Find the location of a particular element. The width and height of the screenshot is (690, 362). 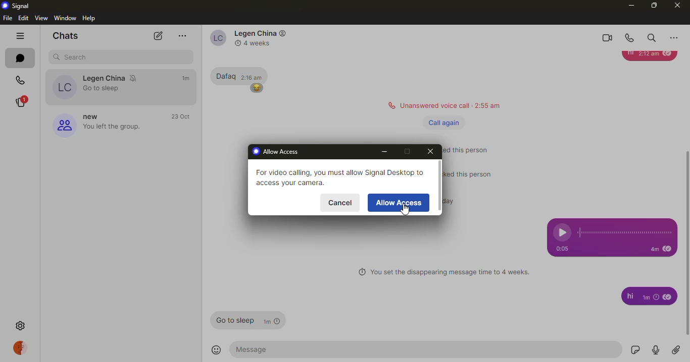

edit is located at coordinates (23, 18).